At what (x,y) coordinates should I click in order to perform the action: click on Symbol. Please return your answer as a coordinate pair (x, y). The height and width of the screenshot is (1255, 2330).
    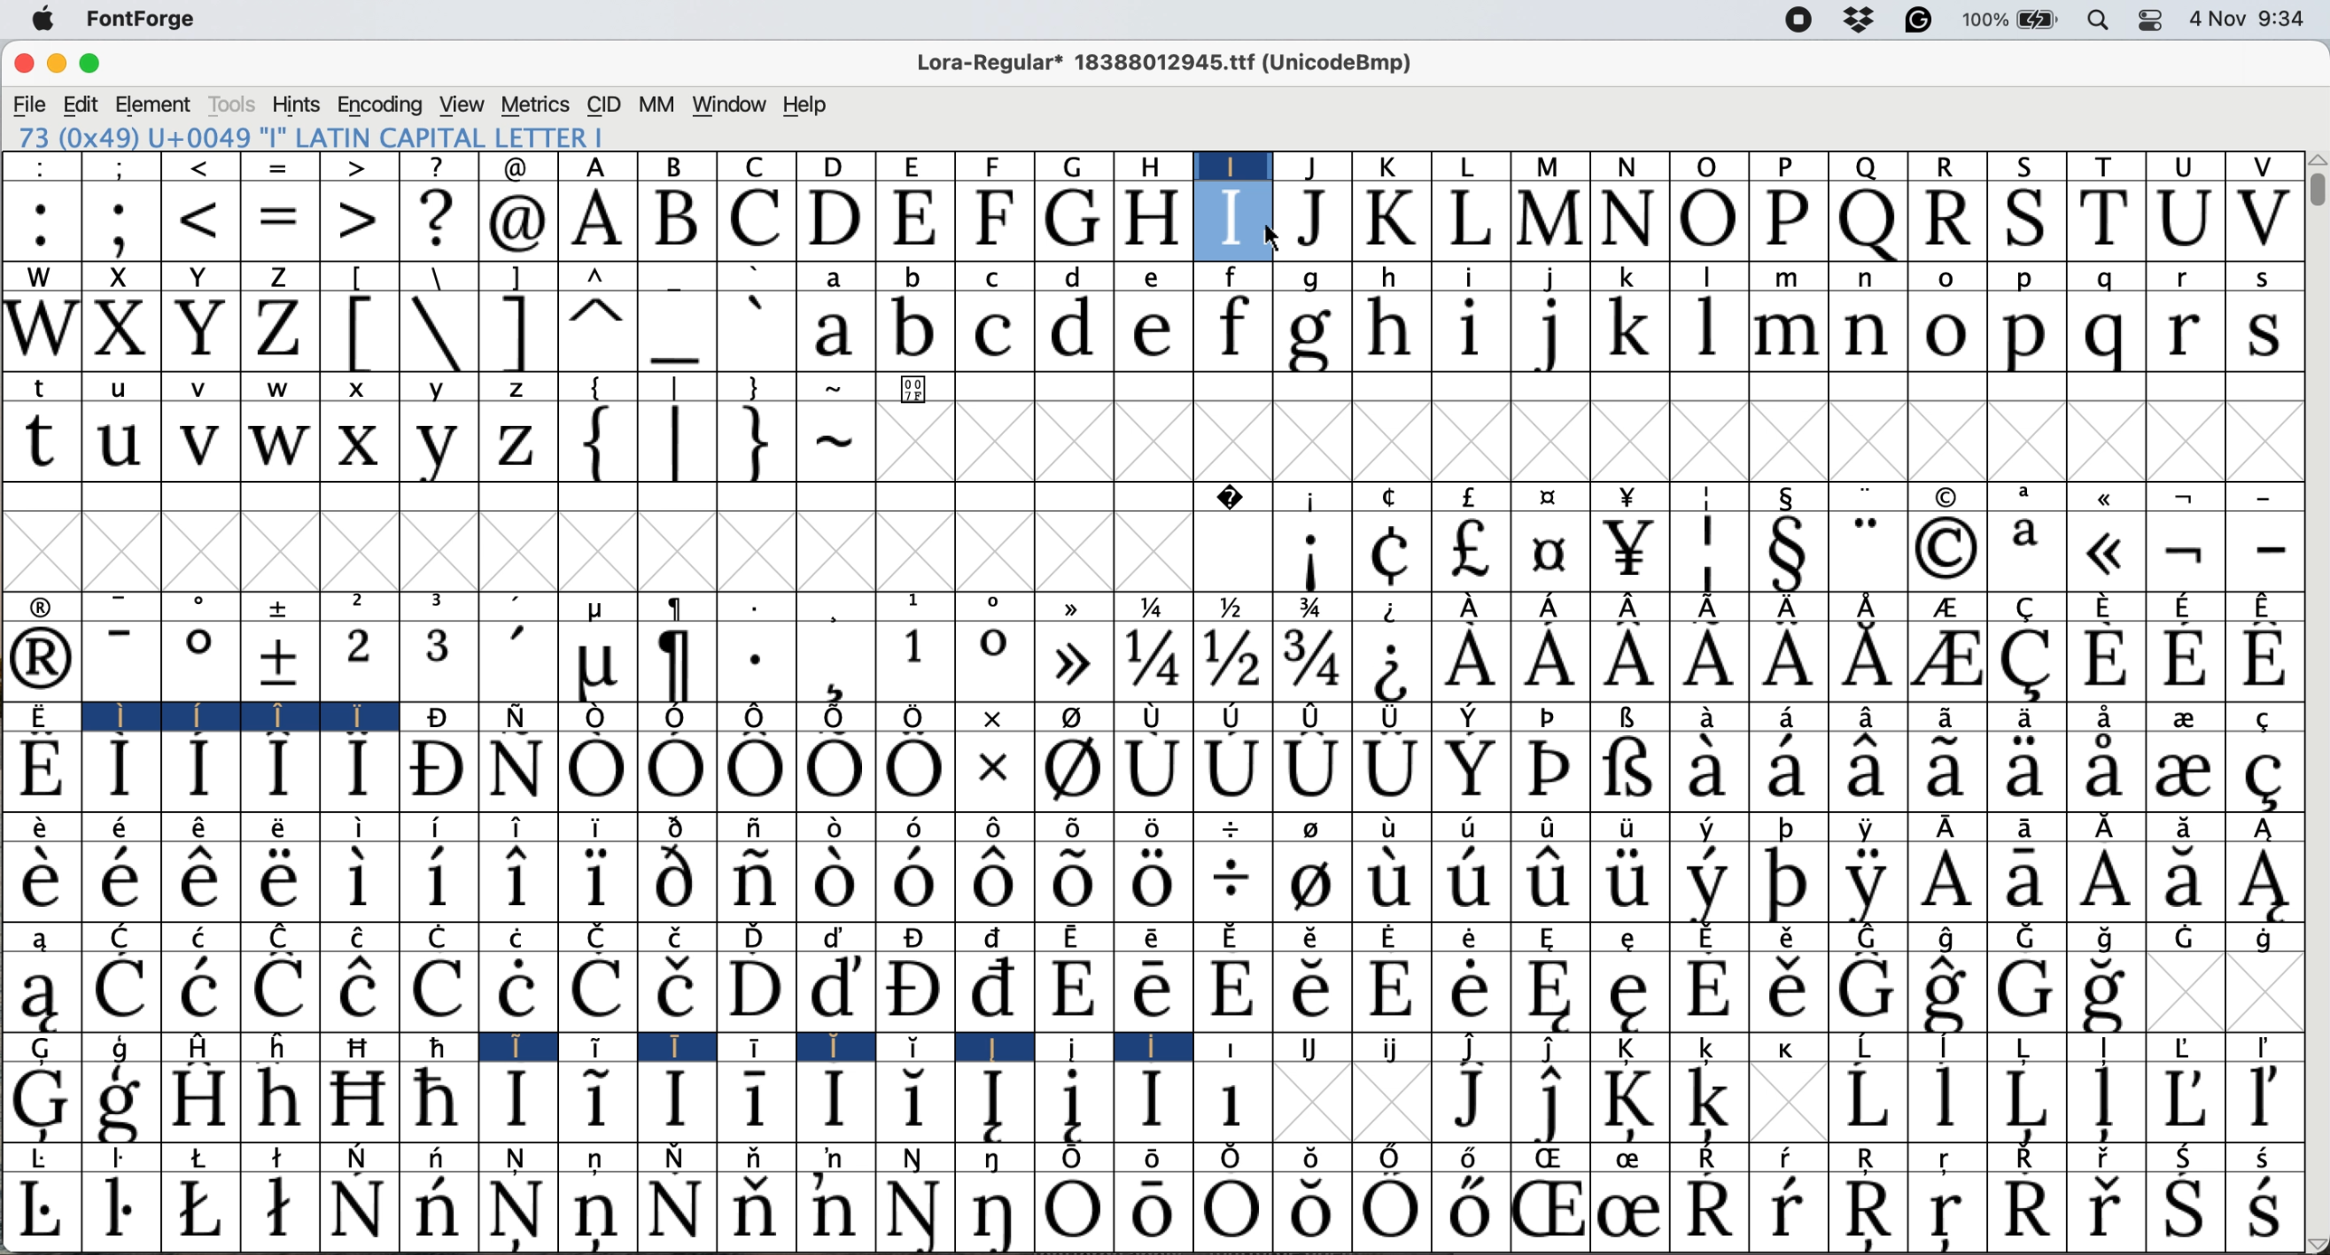
    Looking at the image, I should click on (598, 1160).